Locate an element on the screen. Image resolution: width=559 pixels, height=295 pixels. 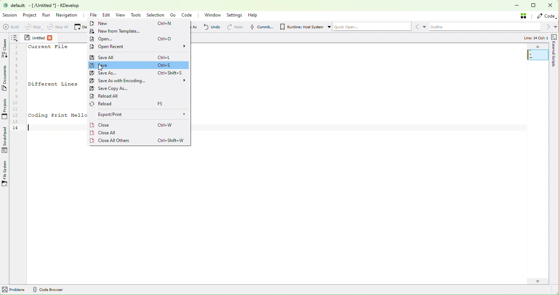
Open Recent is located at coordinates (138, 47).